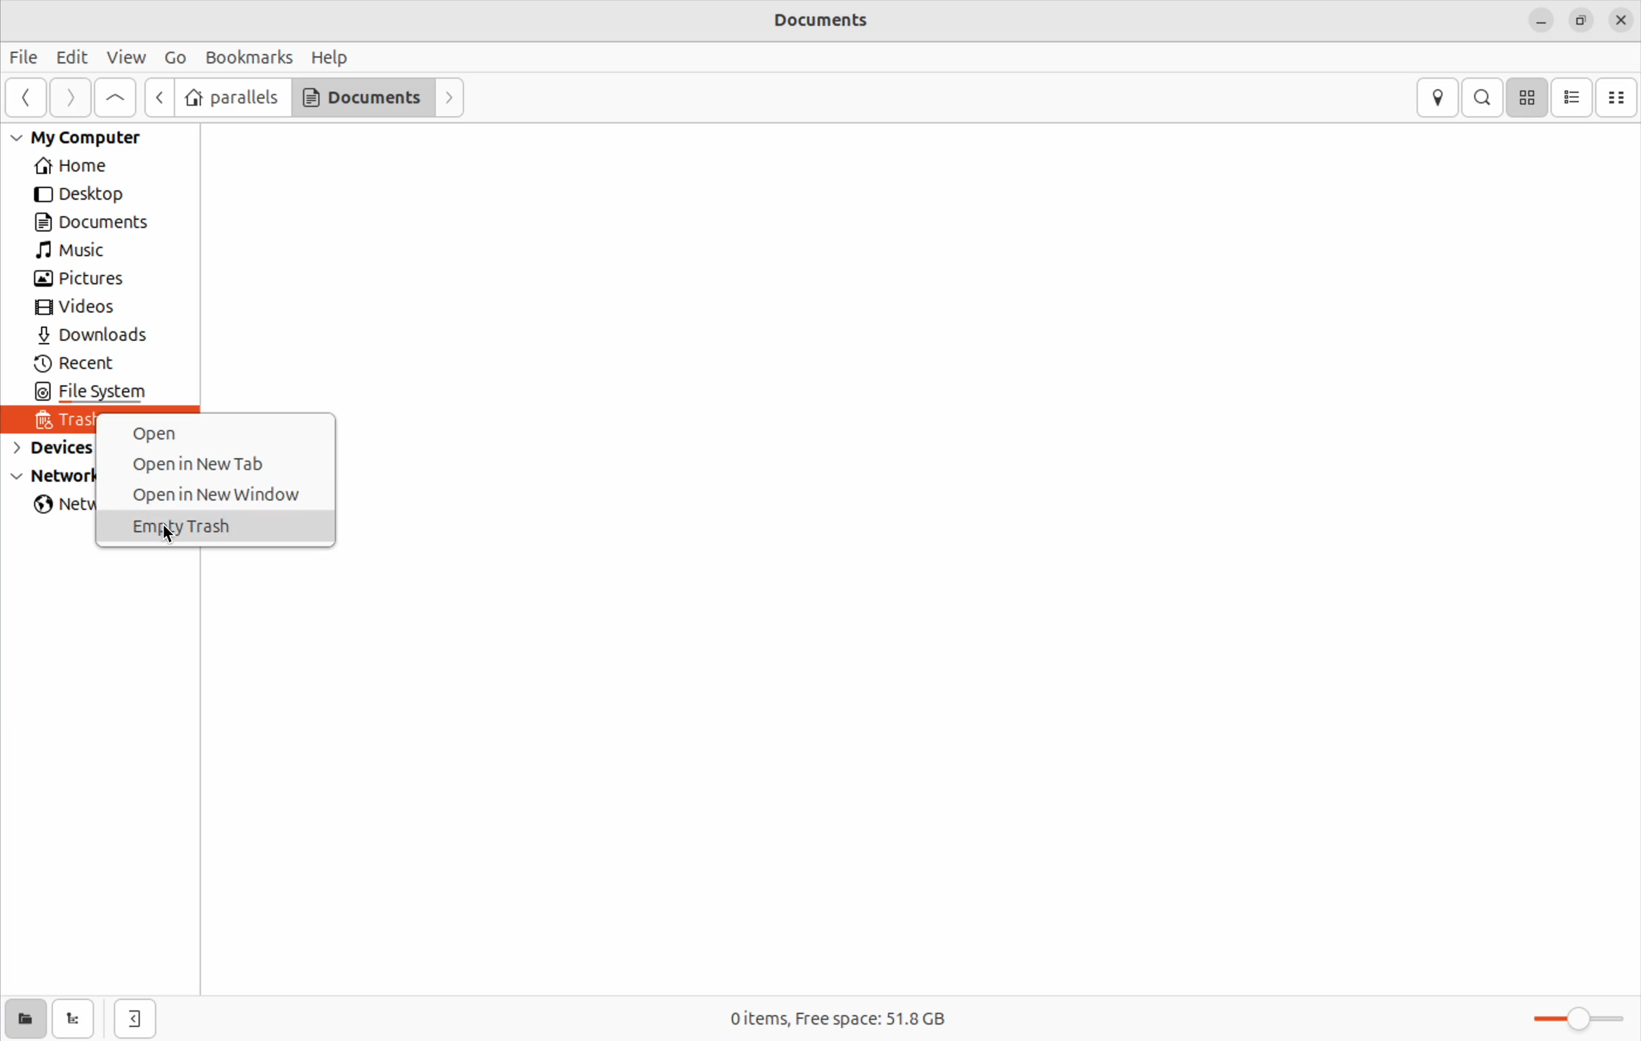 This screenshot has height=1041, width=1641. Describe the element at coordinates (1619, 97) in the screenshot. I see `Compact view` at that location.